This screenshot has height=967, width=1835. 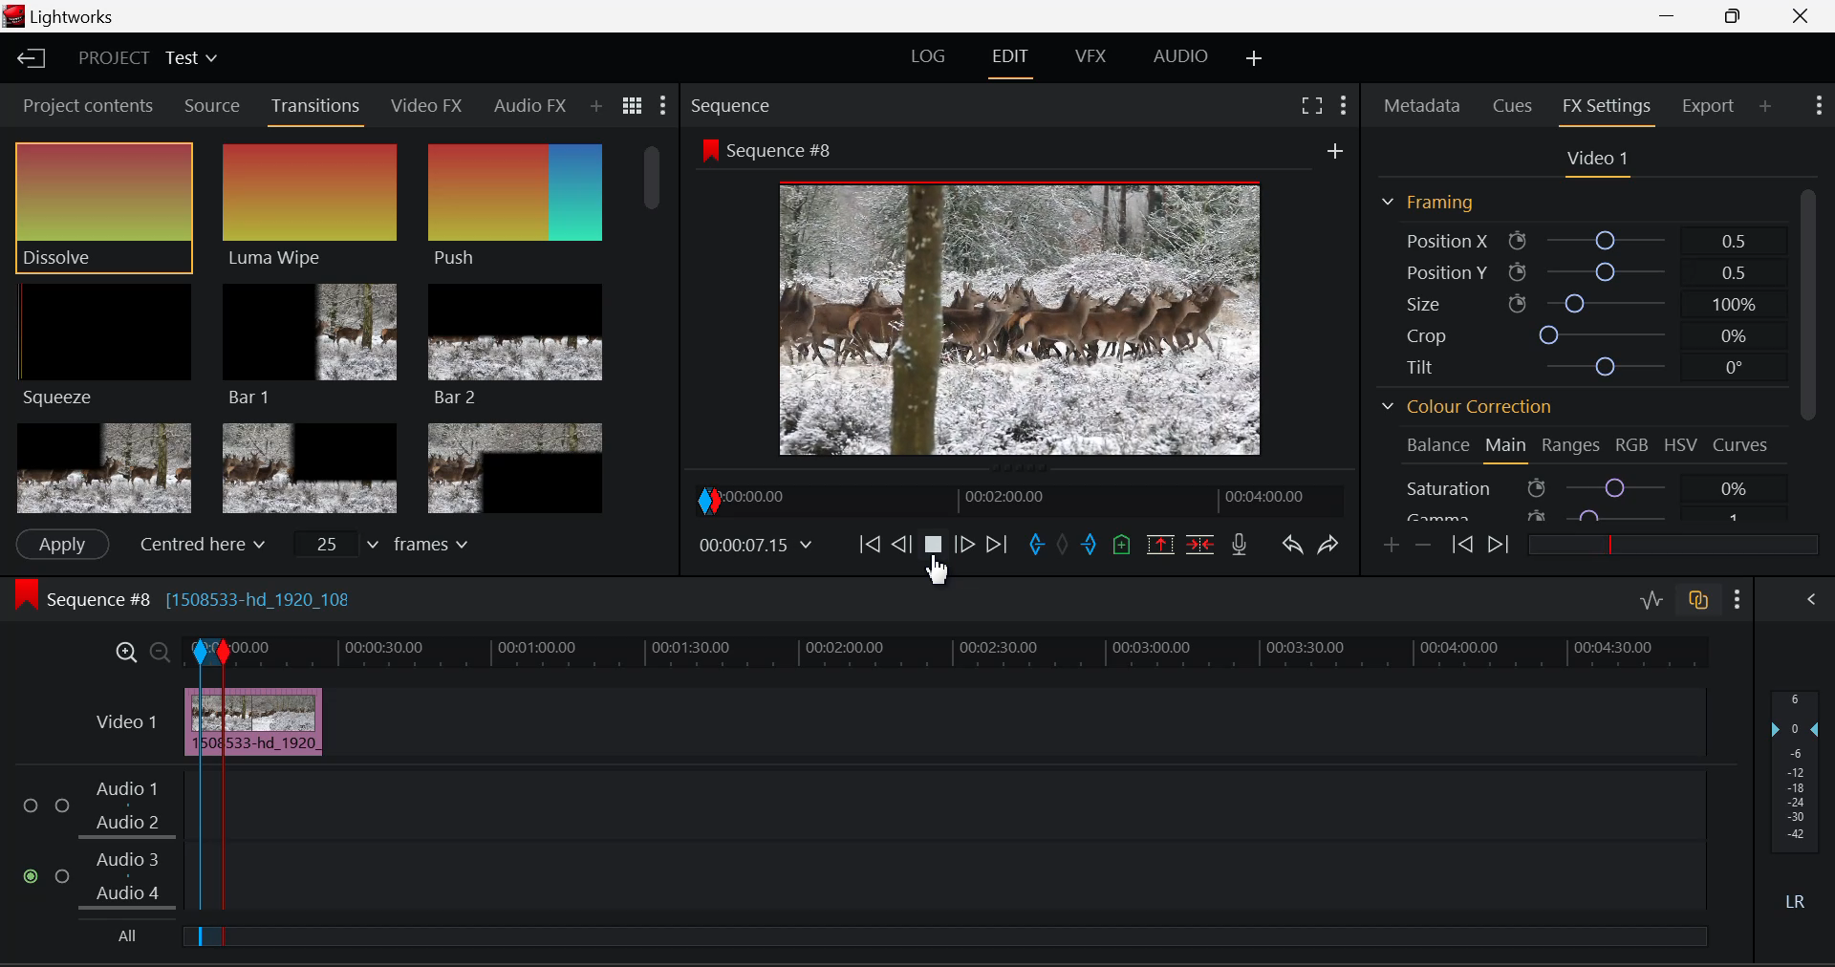 I want to click on Box 2, so click(x=310, y=465).